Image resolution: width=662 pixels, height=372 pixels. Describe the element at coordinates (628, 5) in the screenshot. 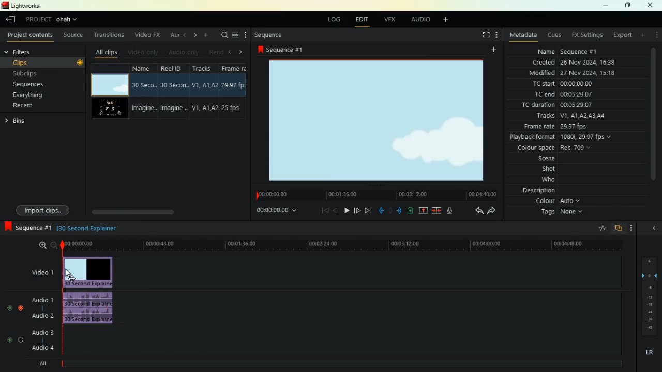

I see `maximize` at that location.